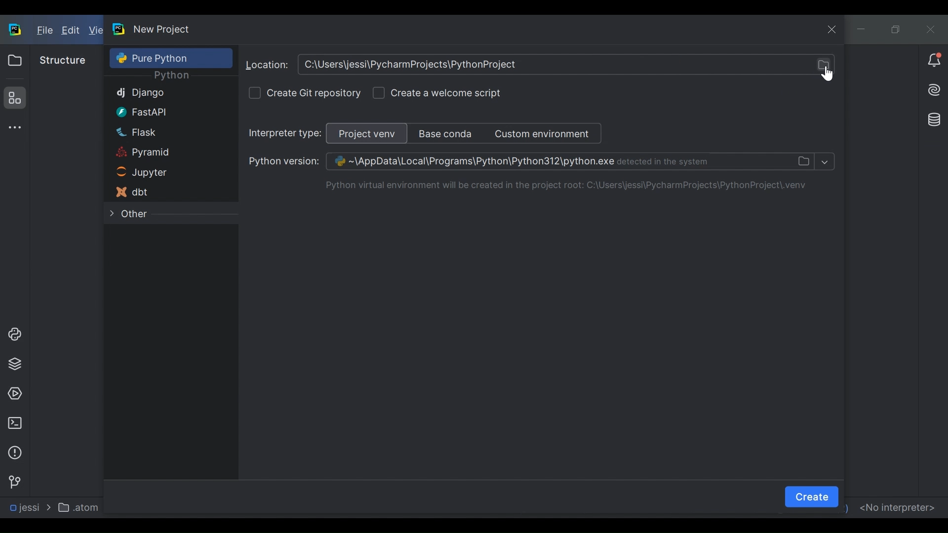 Image resolution: width=948 pixels, height=533 pixels. I want to click on Project Console, so click(13, 335).